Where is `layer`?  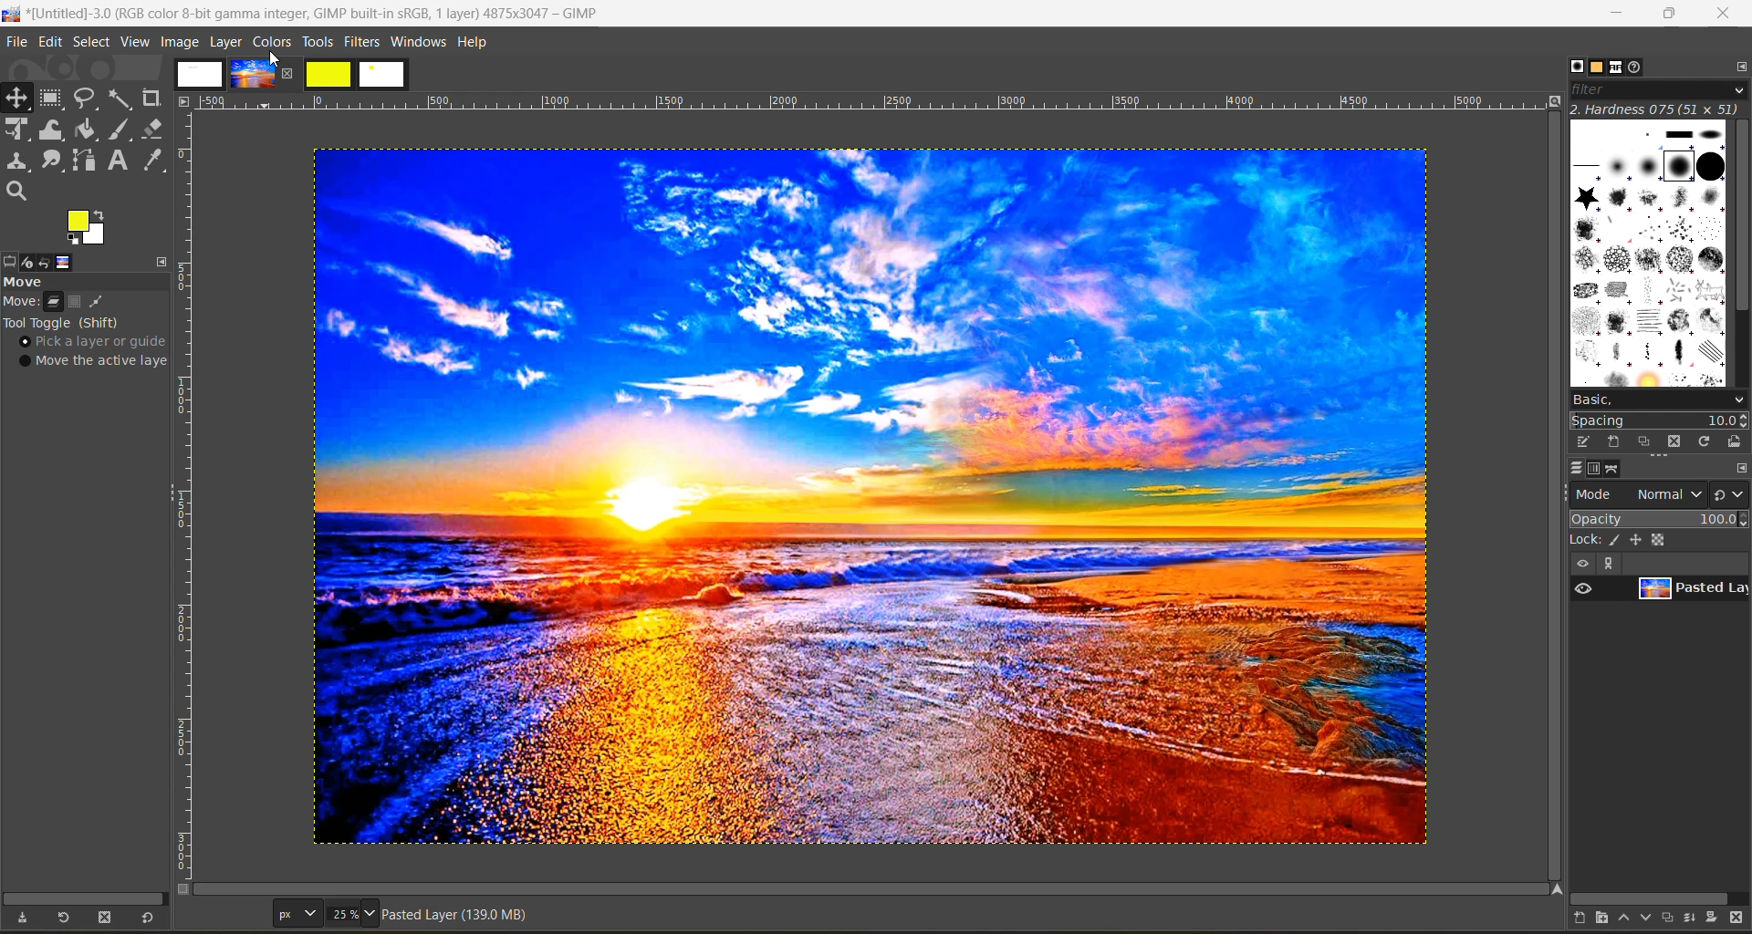
layer is located at coordinates (1692, 589).